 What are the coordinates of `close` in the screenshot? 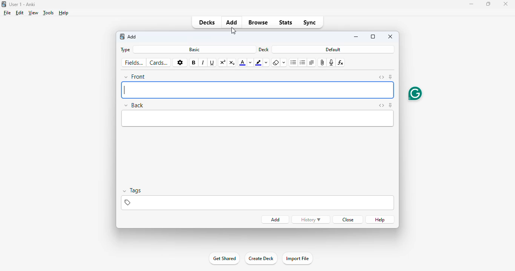 It's located at (391, 36).